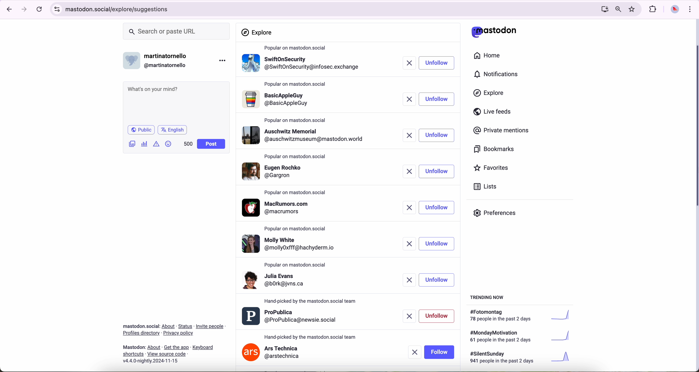 The height and width of the screenshot is (372, 699). What do you see at coordinates (7, 9) in the screenshot?
I see `navigate back` at bounding box center [7, 9].